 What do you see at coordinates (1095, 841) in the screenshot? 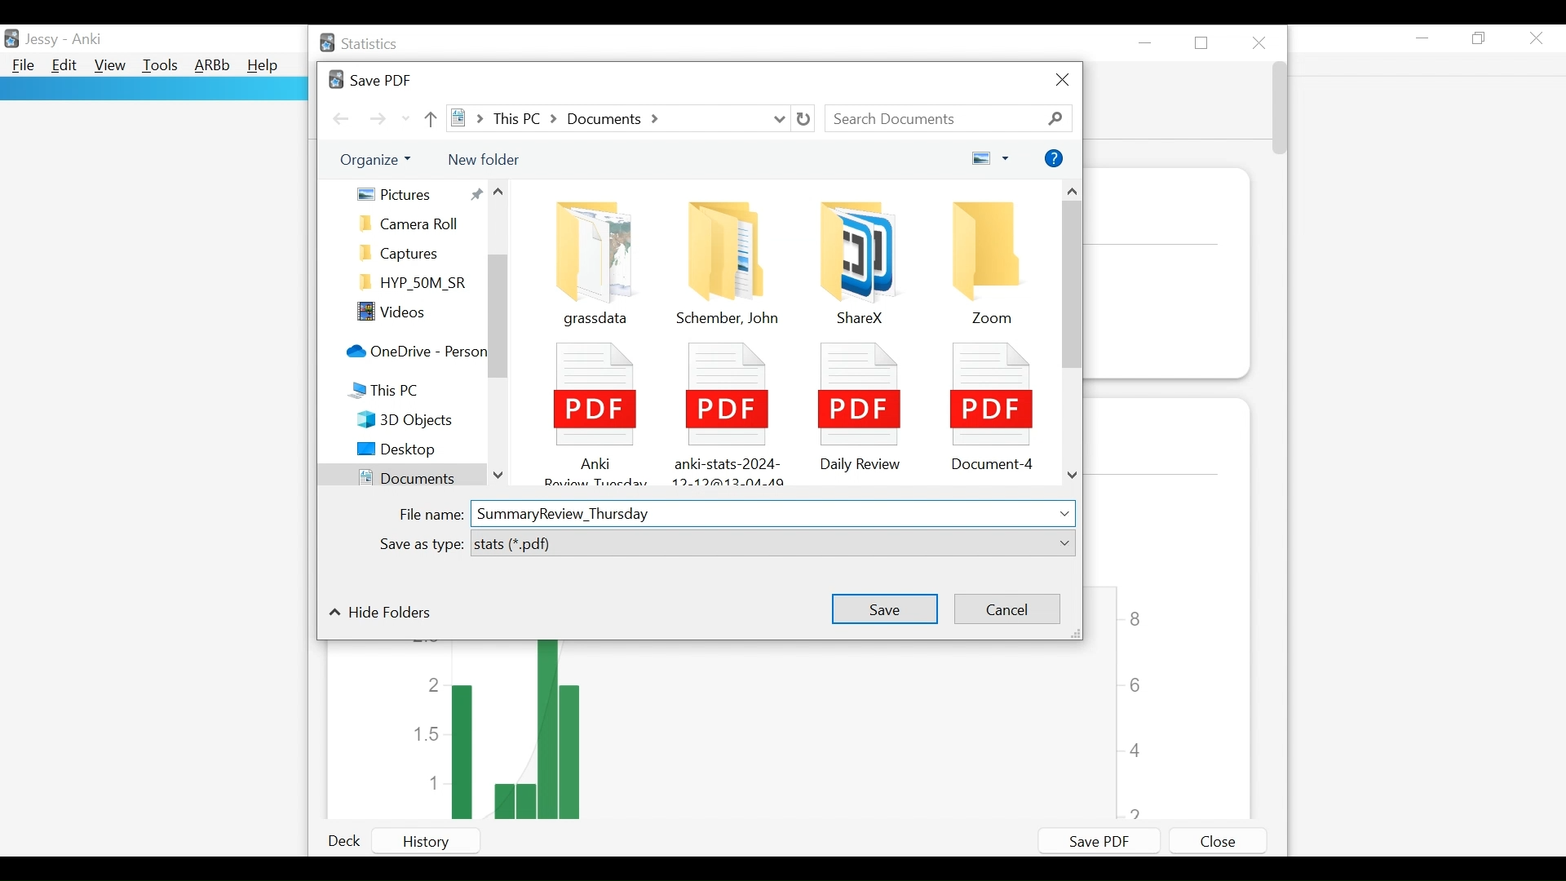
I see `Save PDF` at bounding box center [1095, 841].